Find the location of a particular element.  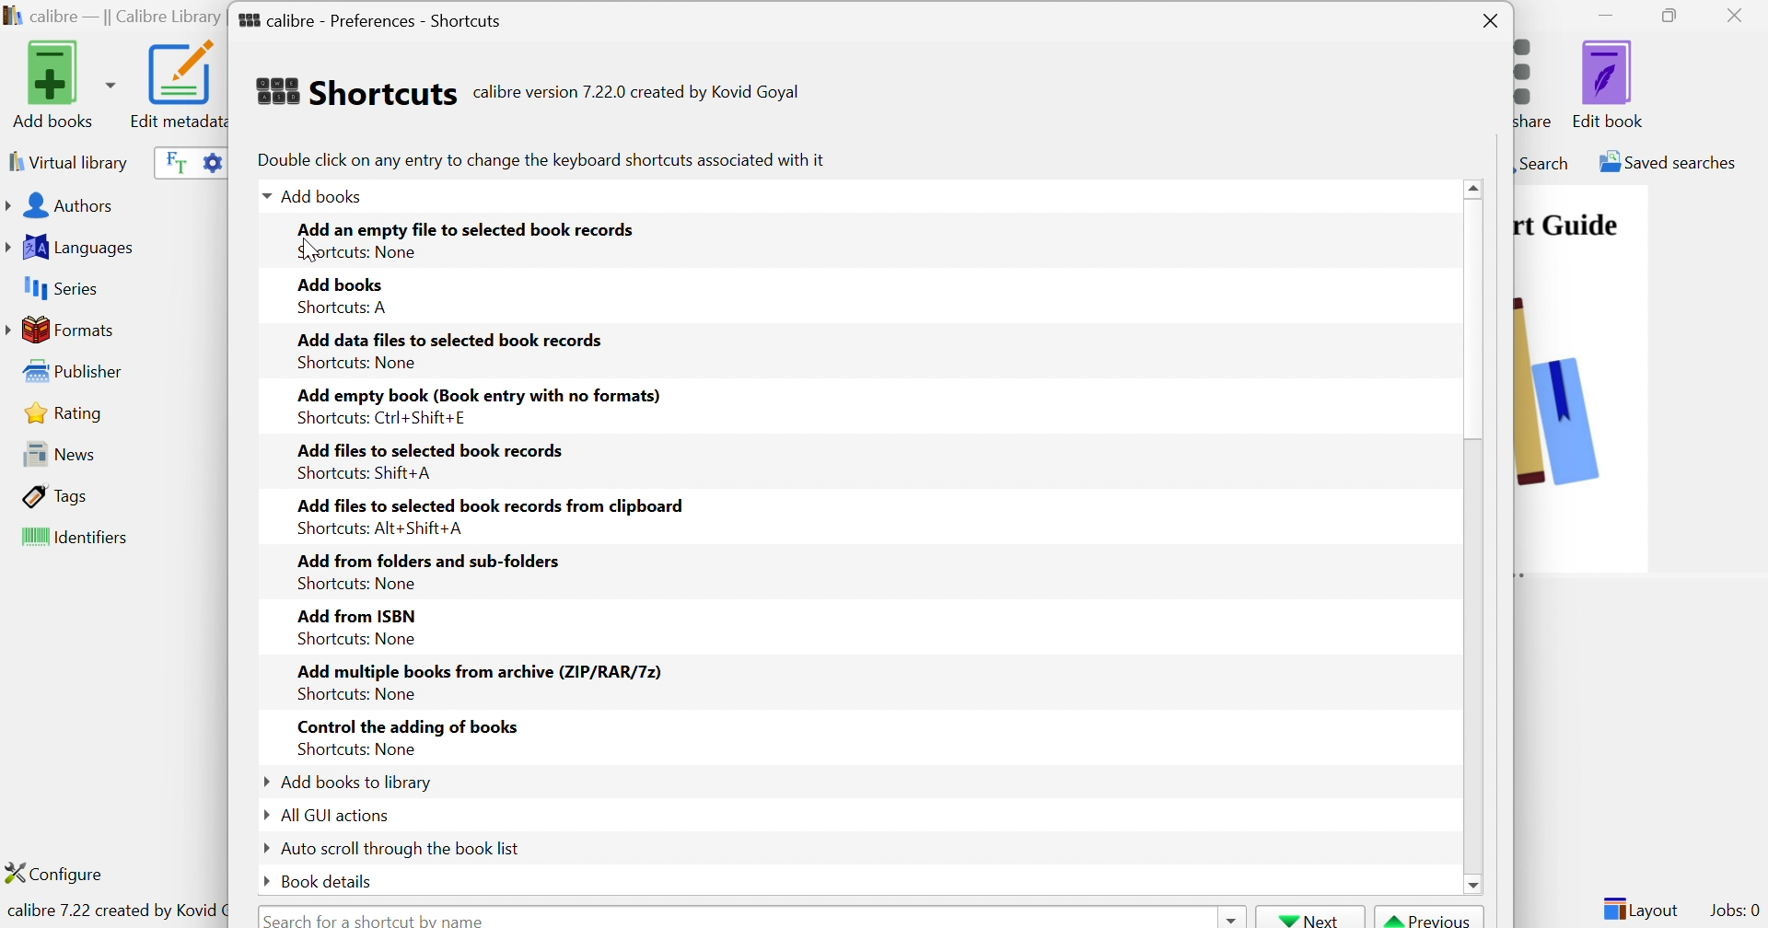

Next is located at coordinates (1310, 918).